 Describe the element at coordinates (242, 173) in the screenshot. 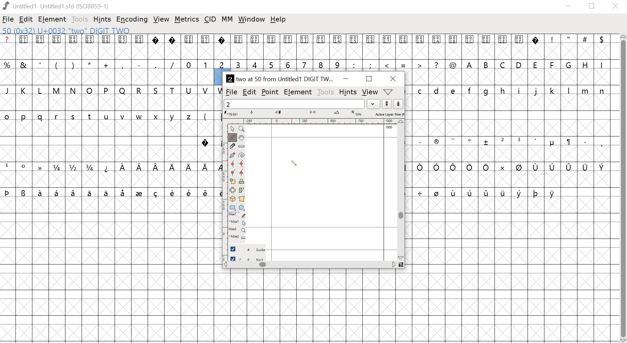

I see `tangent` at that location.